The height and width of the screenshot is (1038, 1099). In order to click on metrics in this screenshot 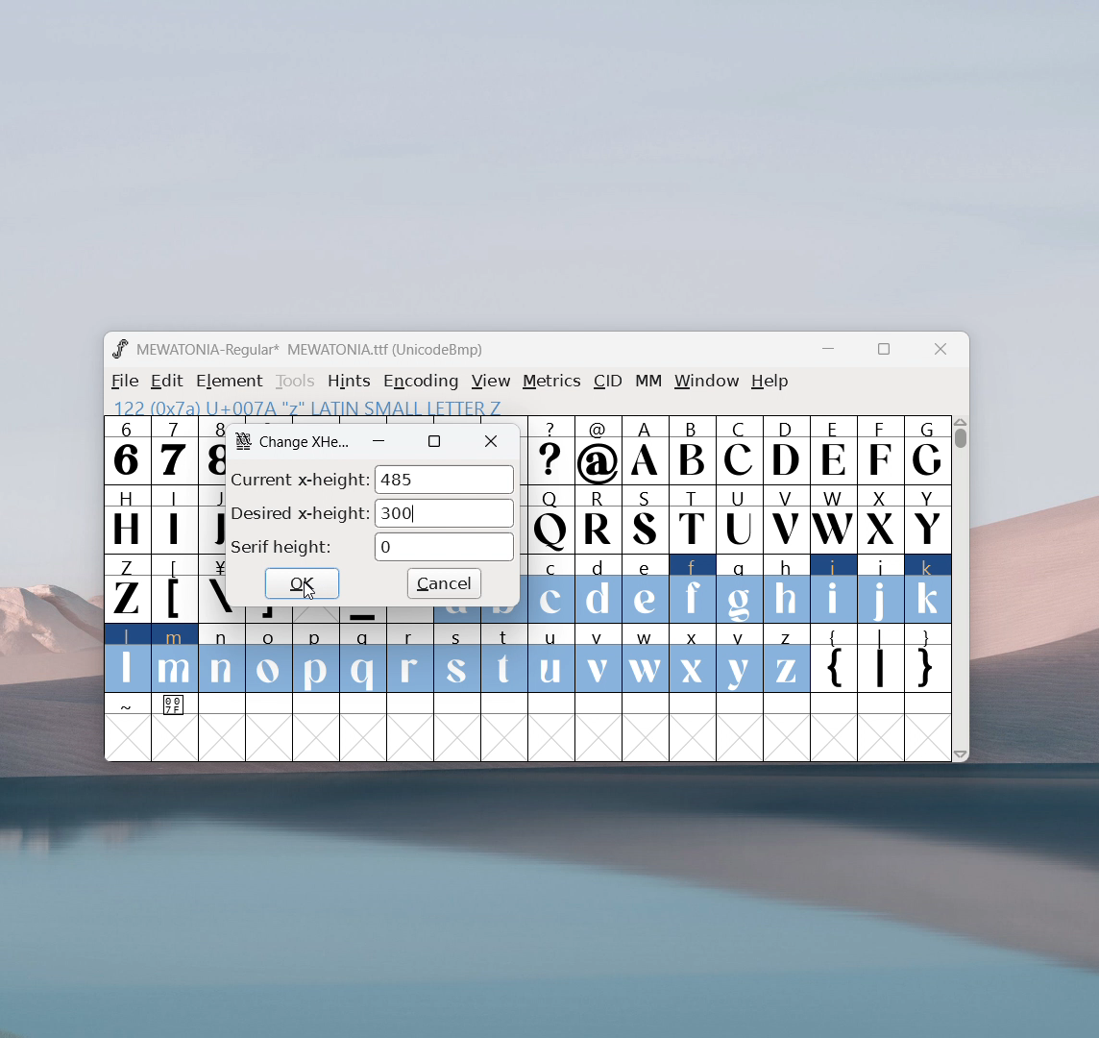, I will do `click(551, 382)`.